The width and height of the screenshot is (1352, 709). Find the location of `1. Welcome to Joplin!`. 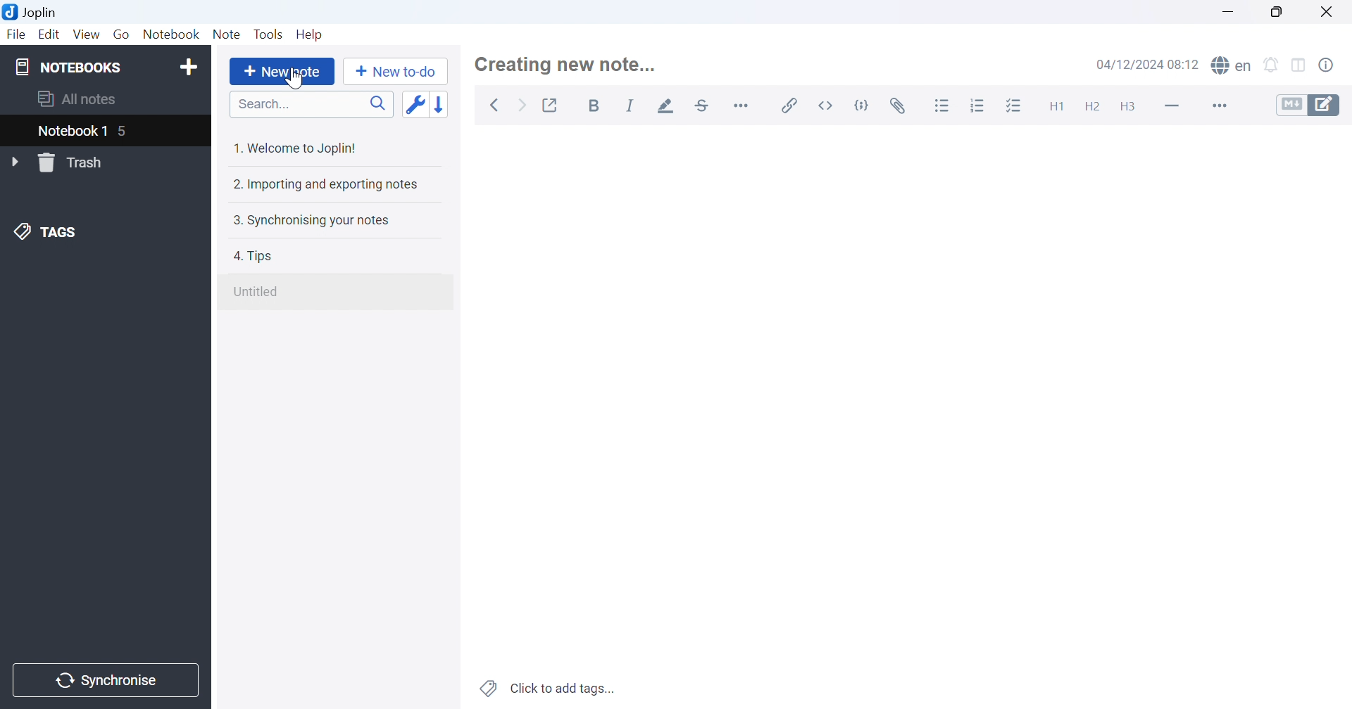

1. Welcome to Joplin! is located at coordinates (298, 146).